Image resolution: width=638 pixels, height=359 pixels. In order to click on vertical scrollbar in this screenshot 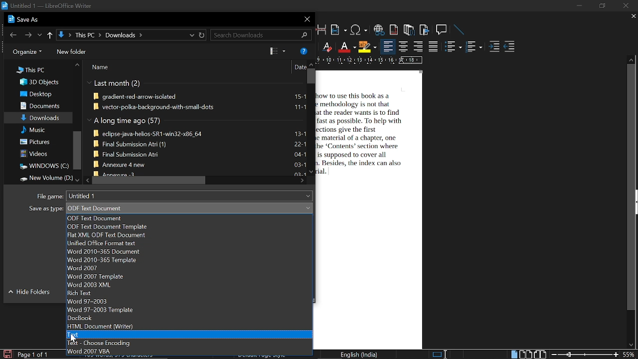, I will do `click(76, 151)`.